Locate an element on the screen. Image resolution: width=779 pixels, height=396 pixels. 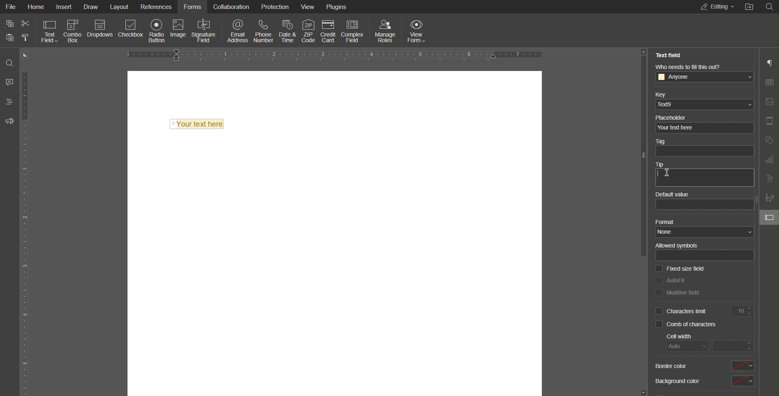
Phone Number is located at coordinates (264, 30).